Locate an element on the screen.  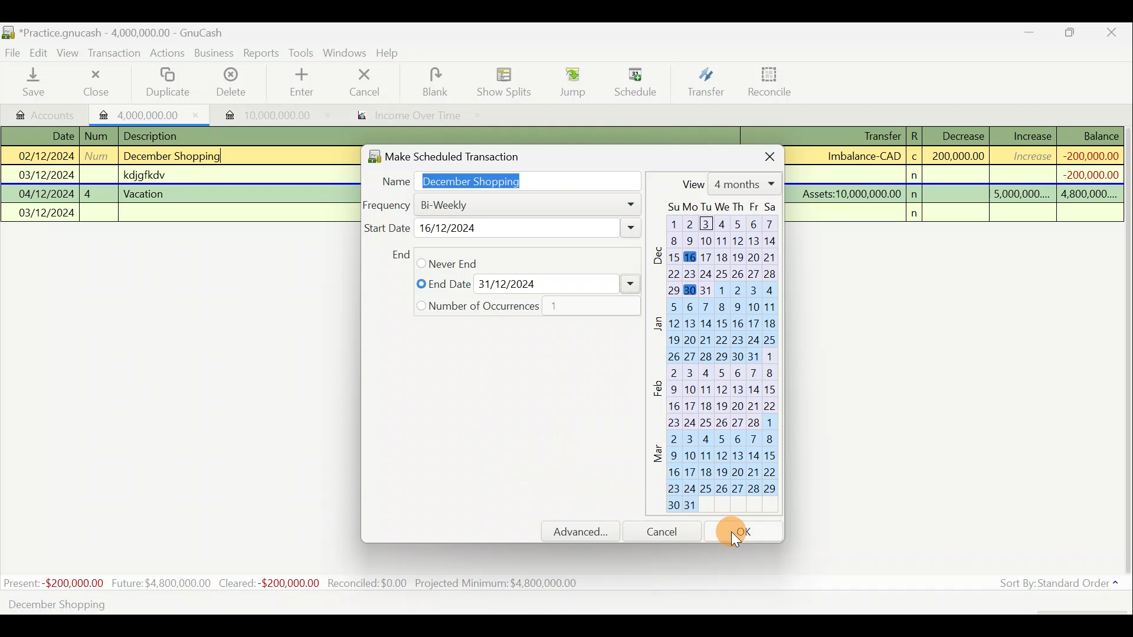
Transaction is located at coordinates (115, 53).